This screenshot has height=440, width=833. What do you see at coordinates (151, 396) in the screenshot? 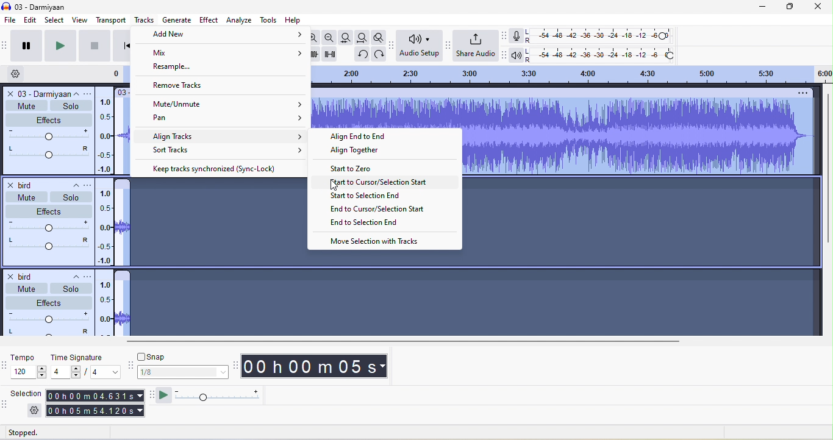
I see `audacity play at speed toolbar` at bounding box center [151, 396].